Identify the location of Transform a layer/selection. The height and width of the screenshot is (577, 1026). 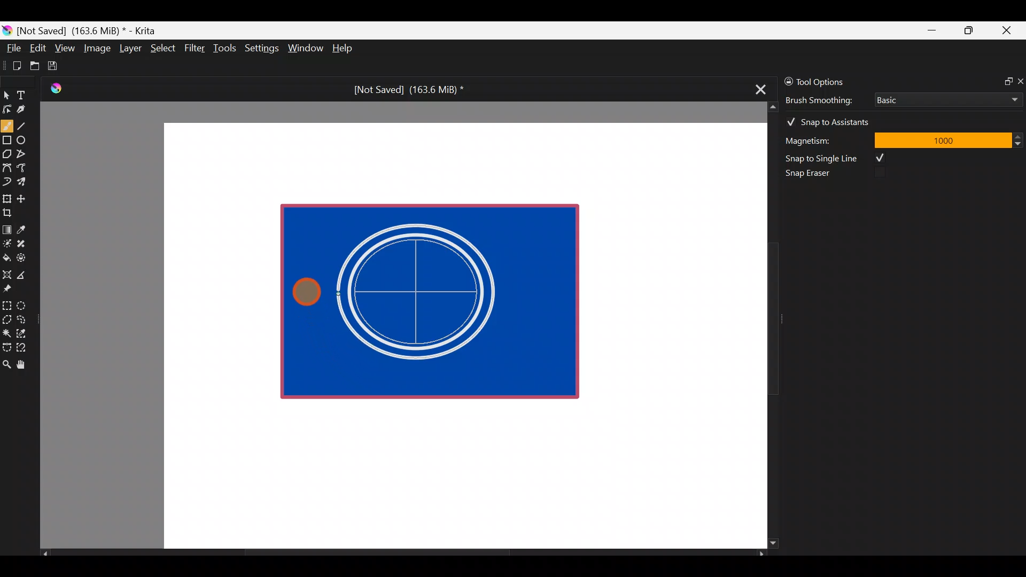
(6, 197).